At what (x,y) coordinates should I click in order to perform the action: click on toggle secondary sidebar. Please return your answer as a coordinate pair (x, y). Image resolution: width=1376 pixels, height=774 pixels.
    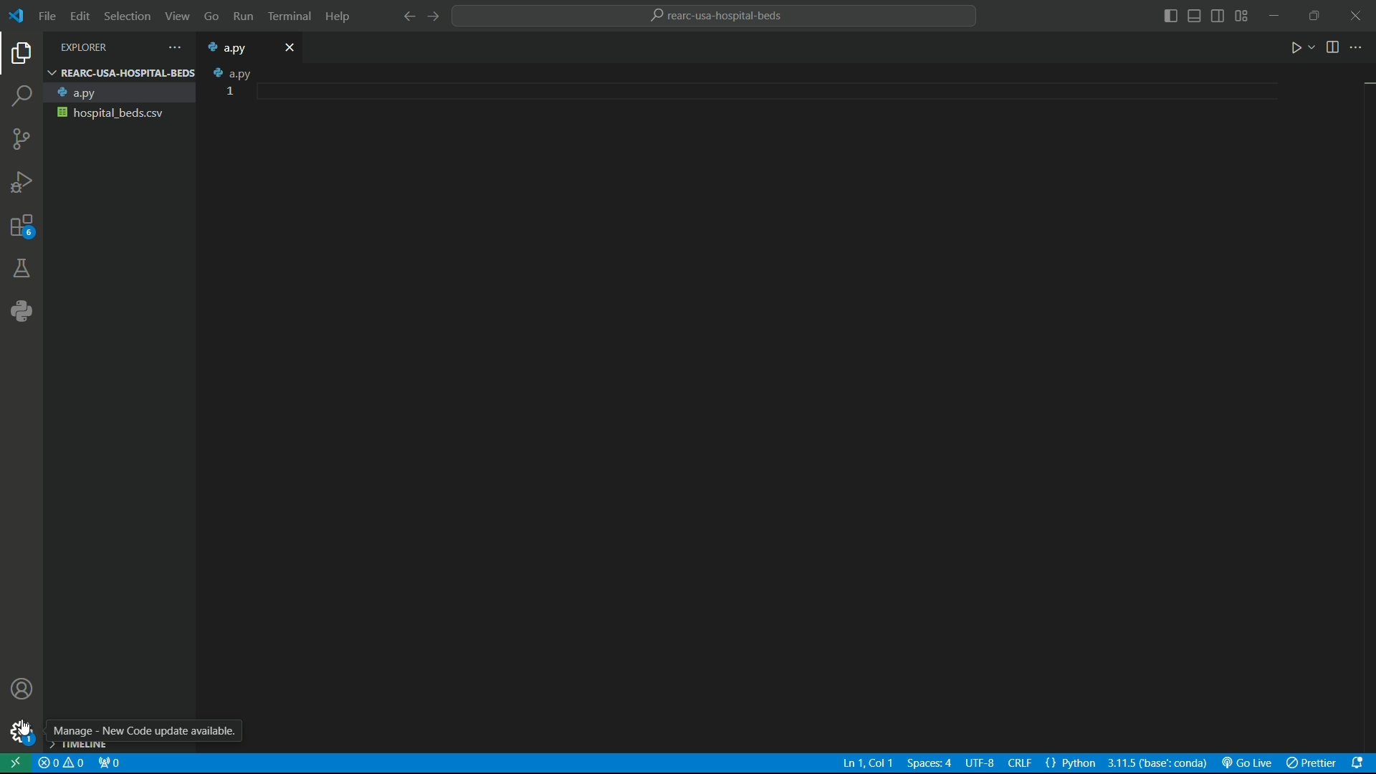
    Looking at the image, I should click on (1218, 17).